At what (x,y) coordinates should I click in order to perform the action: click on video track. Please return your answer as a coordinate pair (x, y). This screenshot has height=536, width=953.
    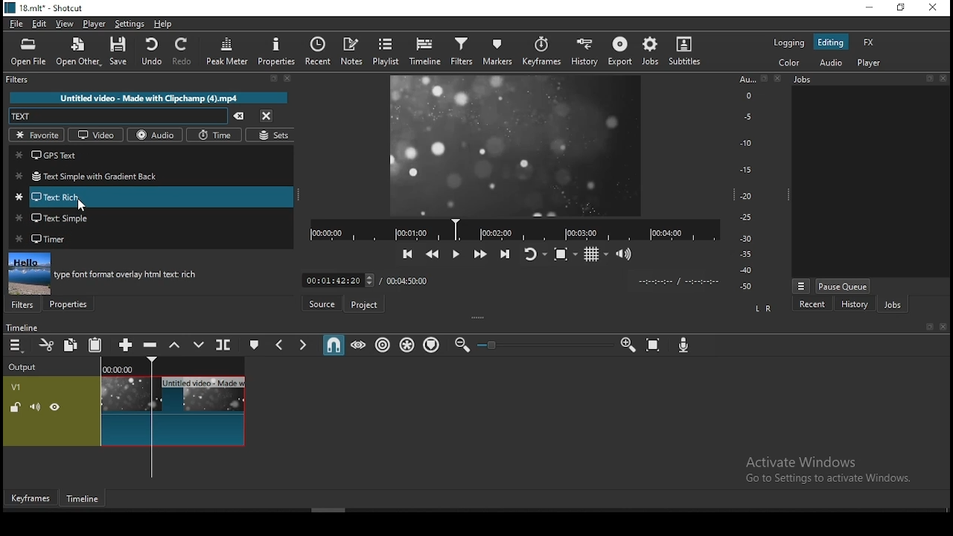
    Looking at the image, I should click on (124, 411).